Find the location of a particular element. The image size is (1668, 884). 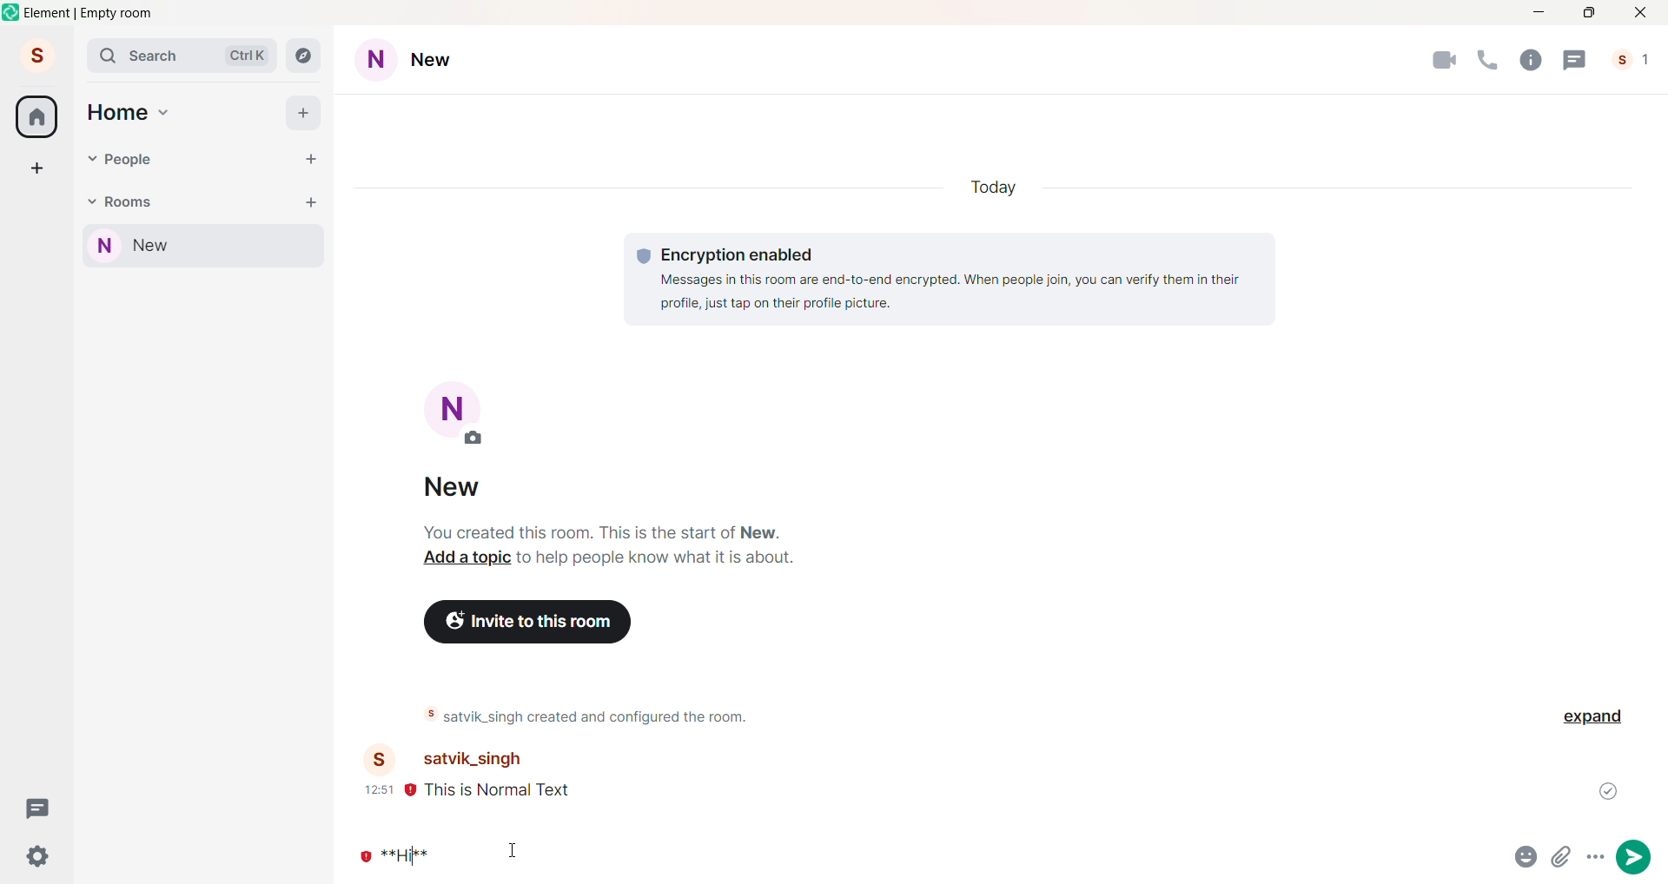

Close is located at coordinates (1642, 12).